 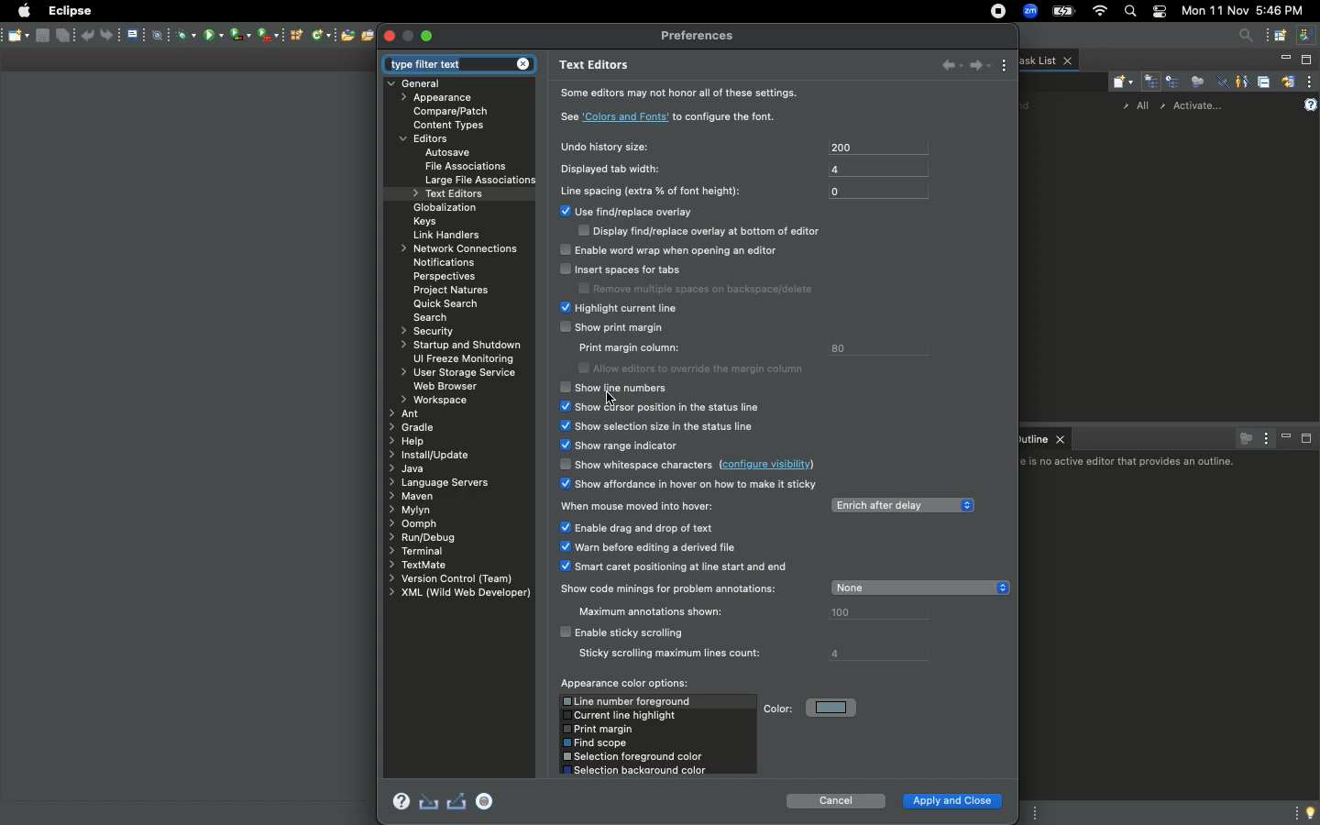 I want to click on Quick search, so click(x=446, y=302).